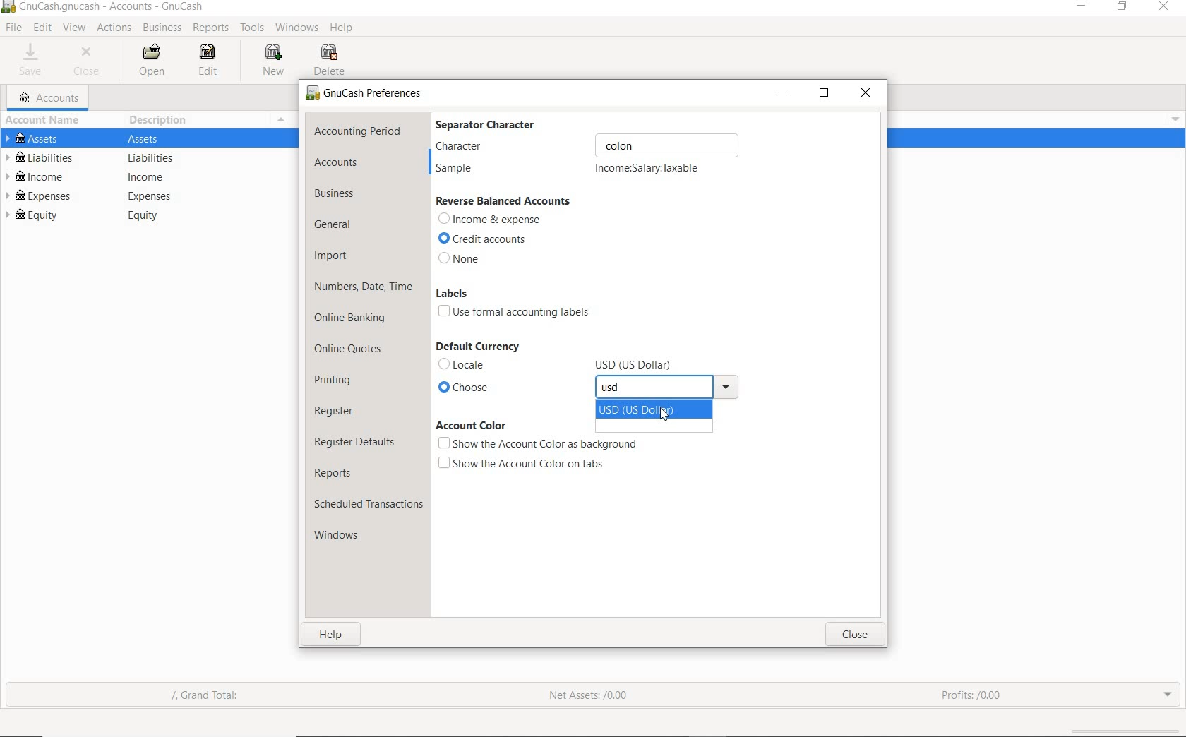 Image resolution: width=1186 pixels, height=737 pixels. What do you see at coordinates (335, 379) in the screenshot?
I see `printing` at bounding box center [335, 379].